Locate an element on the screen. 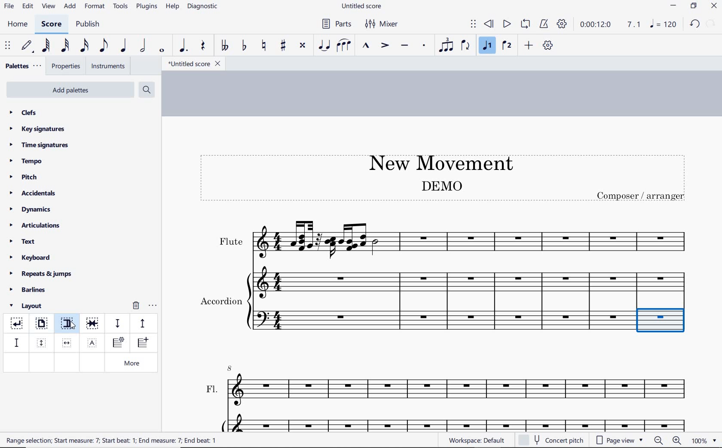 The height and width of the screenshot is (448, 722). text is located at coordinates (230, 242).